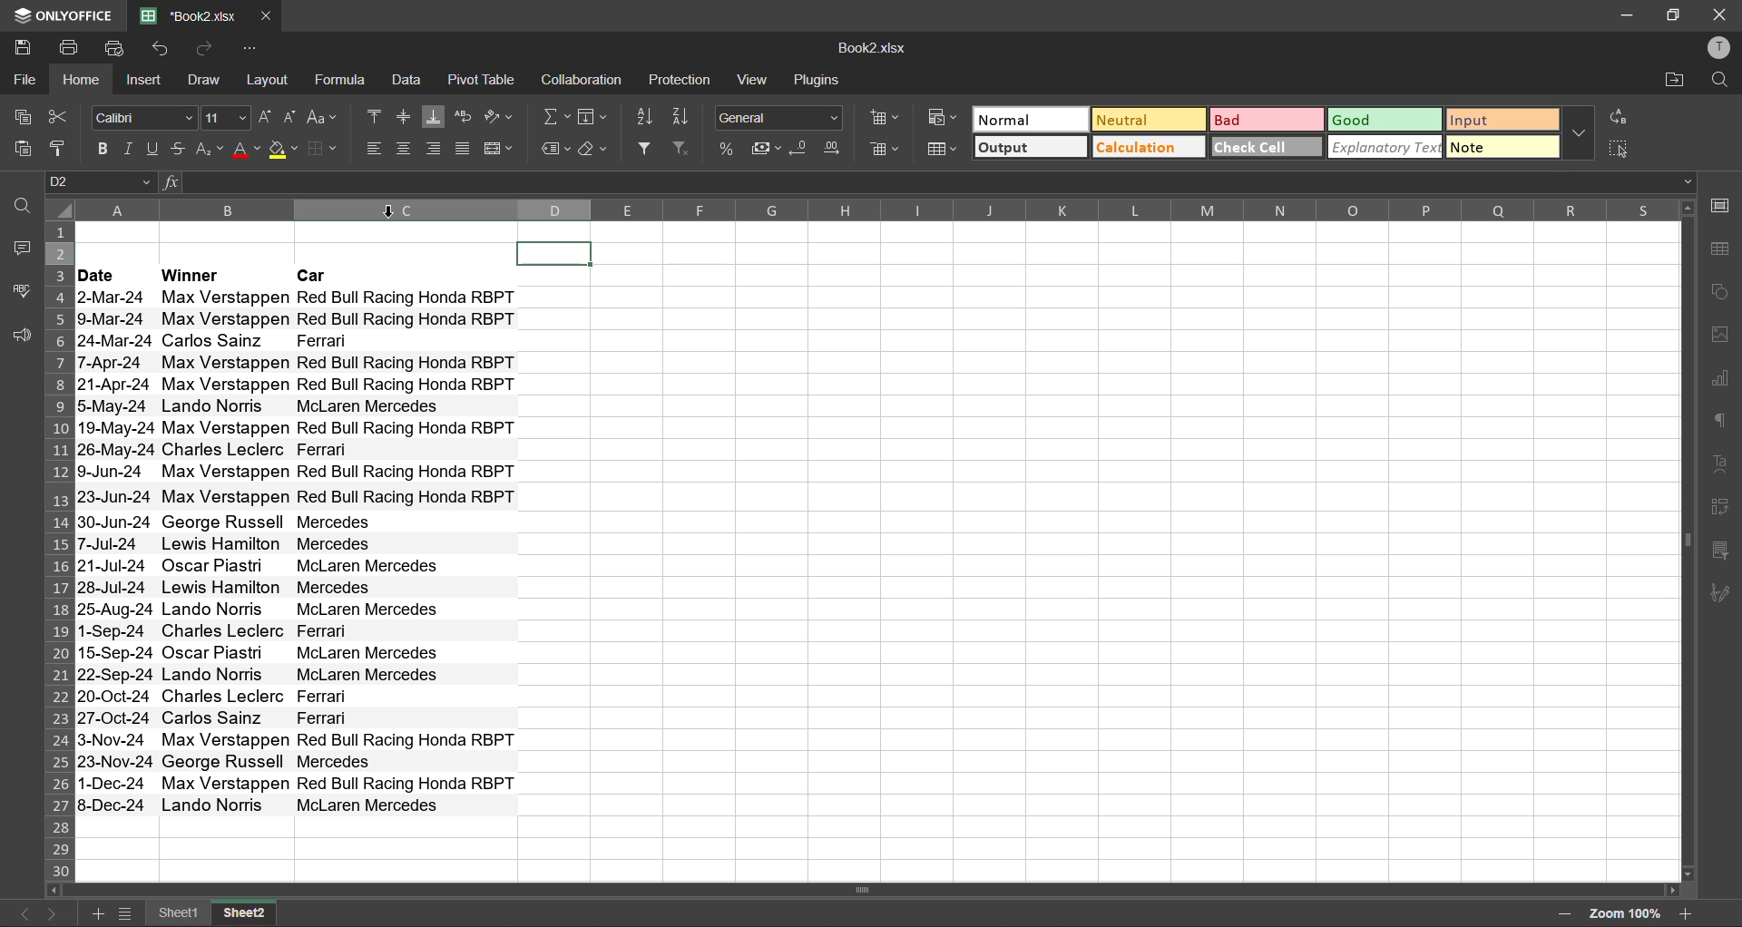 The width and height of the screenshot is (1742, 927). I want to click on Red Bull Racing Honda RBPT
Red Bull Racing Honda RBPT
Ferrari

Red Bull Racing Honda RBPT
Red Bull Racing Honda RBPT
McLaren Mercedes

Red Bull Racing Honda RBPT
Ferrari

Red Bull Racing Honda RBPT
Red Bull Racing Honda RBPT
Mercedes

Mercedes

McLaren Mercedes

Mercedes

McLaren Mercedes

Ferrari

McLaren Mercedes

McLaren Mercedes

Ferrari

Ferrari

Red Bull Racing Honda RBPT
Mercedes

Red Bull Racing Honda RBPT
McLaren Mercedes, so click(412, 552).